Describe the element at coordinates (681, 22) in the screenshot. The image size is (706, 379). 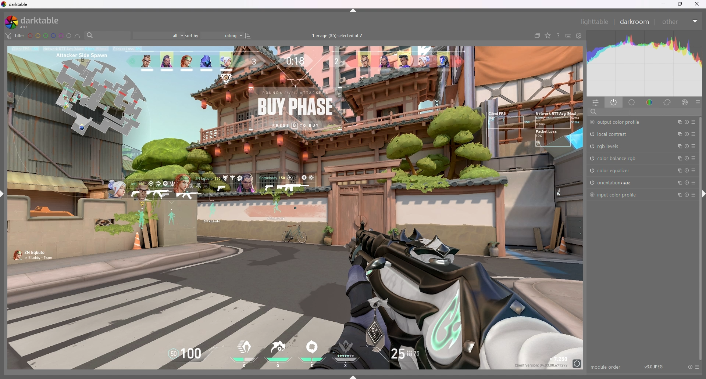
I see `other` at that location.